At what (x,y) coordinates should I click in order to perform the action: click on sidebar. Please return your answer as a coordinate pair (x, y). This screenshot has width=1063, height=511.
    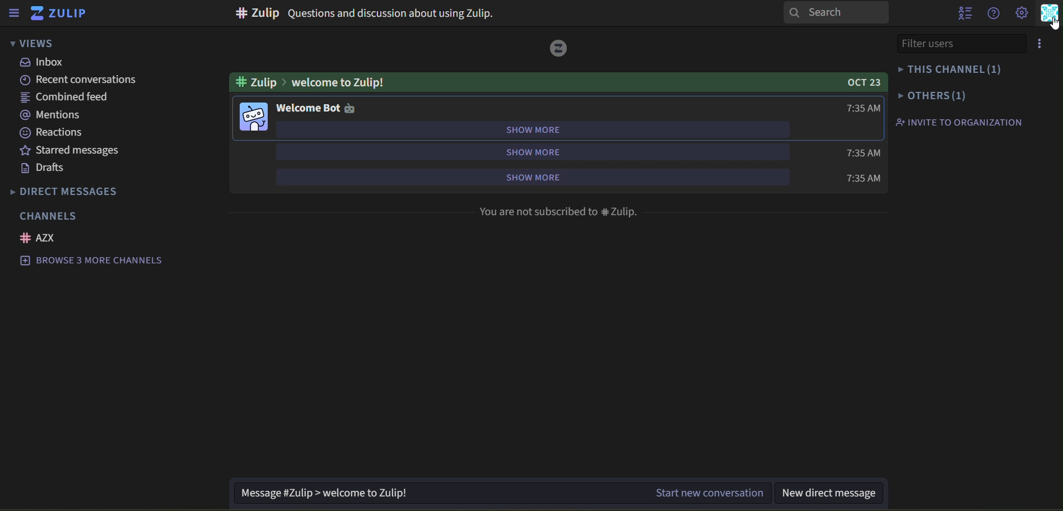
    Looking at the image, I should click on (16, 13).